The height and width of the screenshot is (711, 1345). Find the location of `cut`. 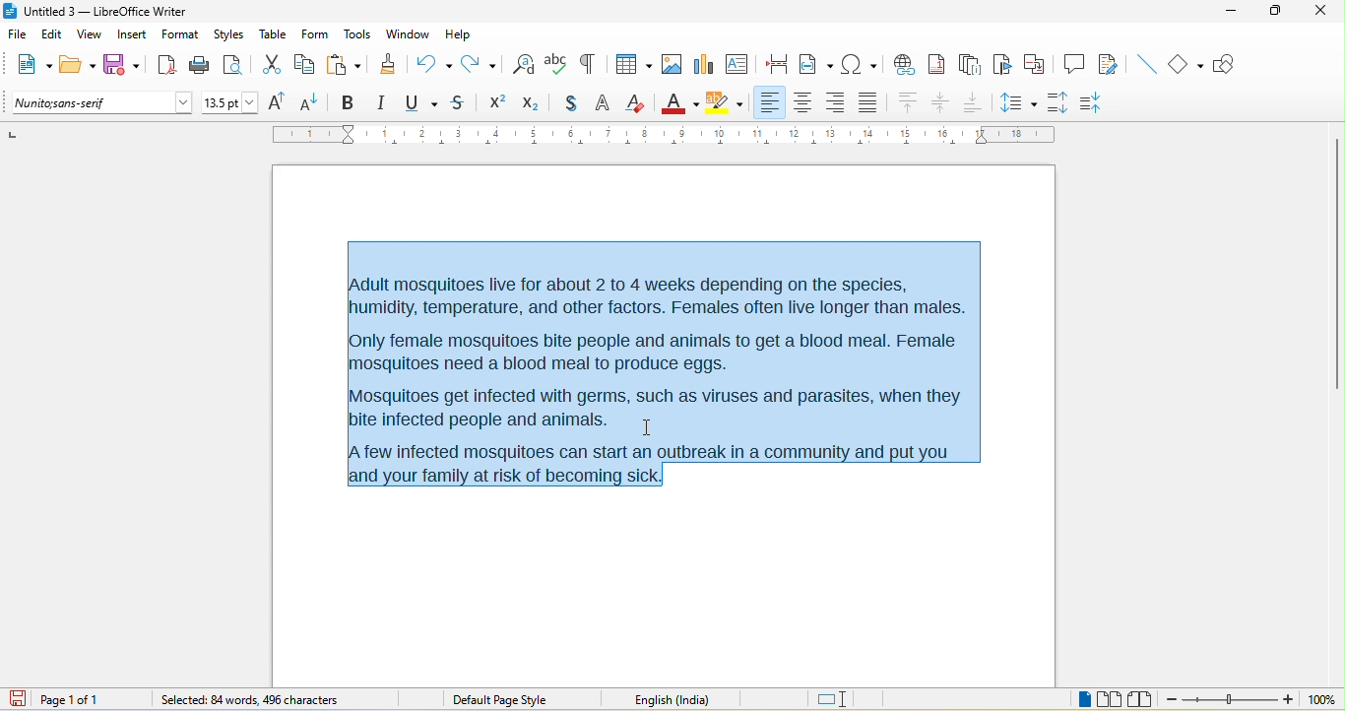

cut is located at coordinates (272, 66).